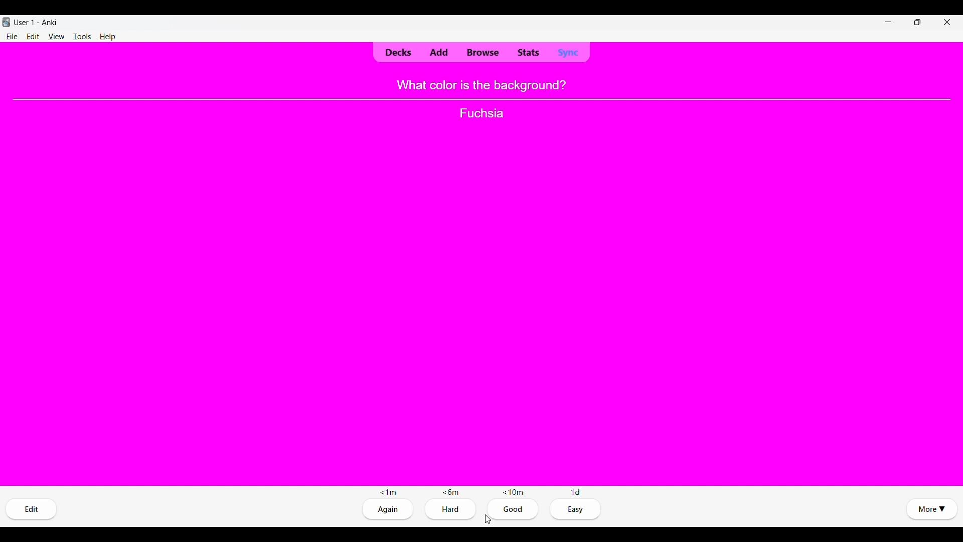  What do you see at coordinates (31, 509) in the screenshot?
I see `Edit card` at bounding box center [31, 509].